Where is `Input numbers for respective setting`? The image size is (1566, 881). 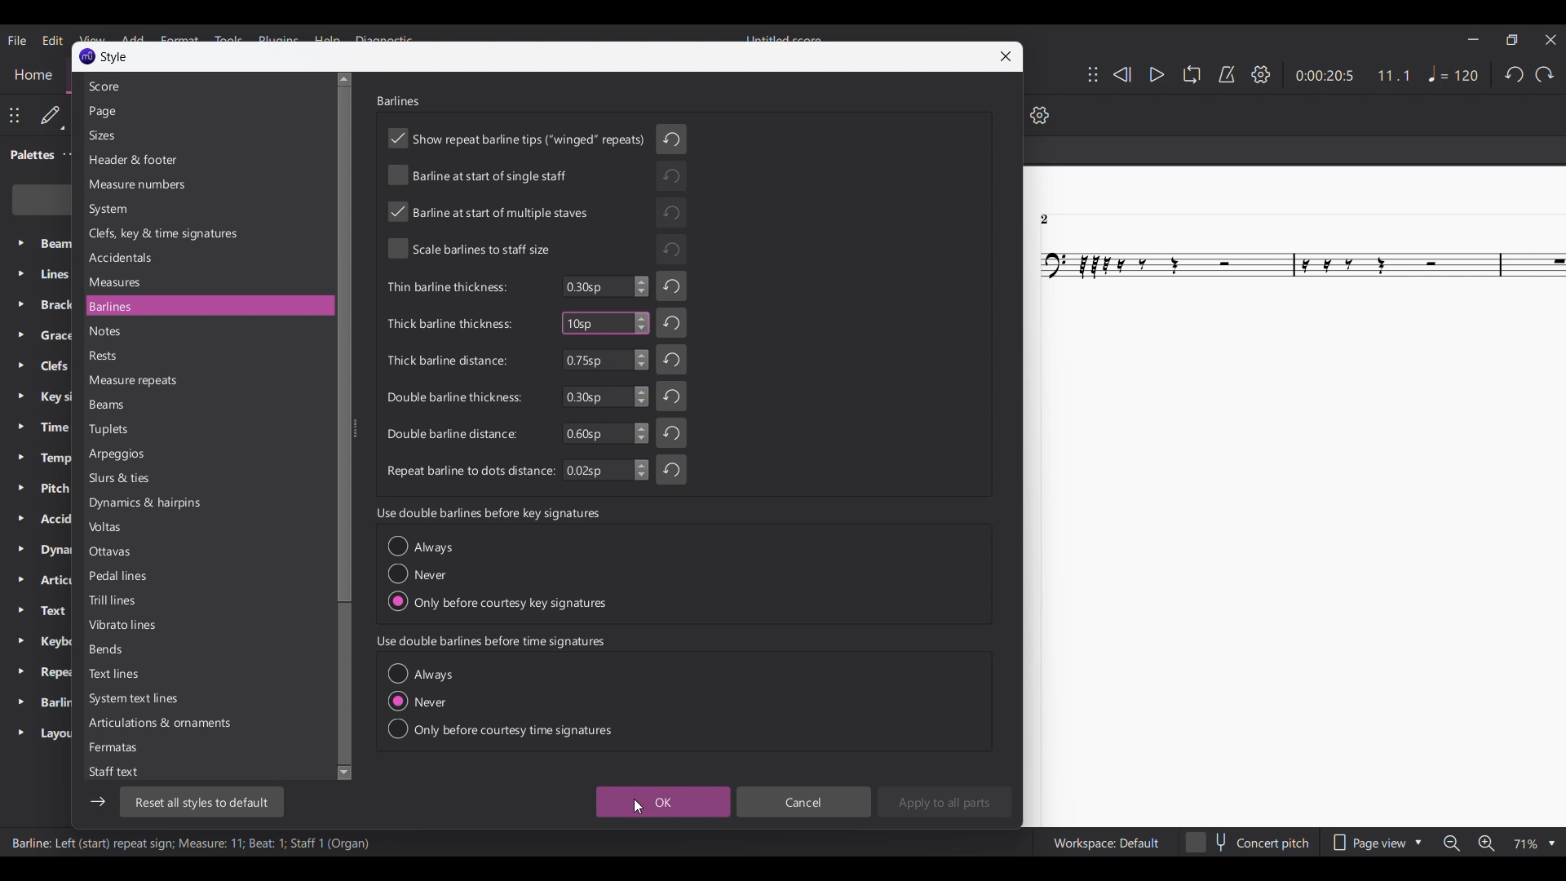 Input numbers for respective setting is located at coordinates (605, 379).